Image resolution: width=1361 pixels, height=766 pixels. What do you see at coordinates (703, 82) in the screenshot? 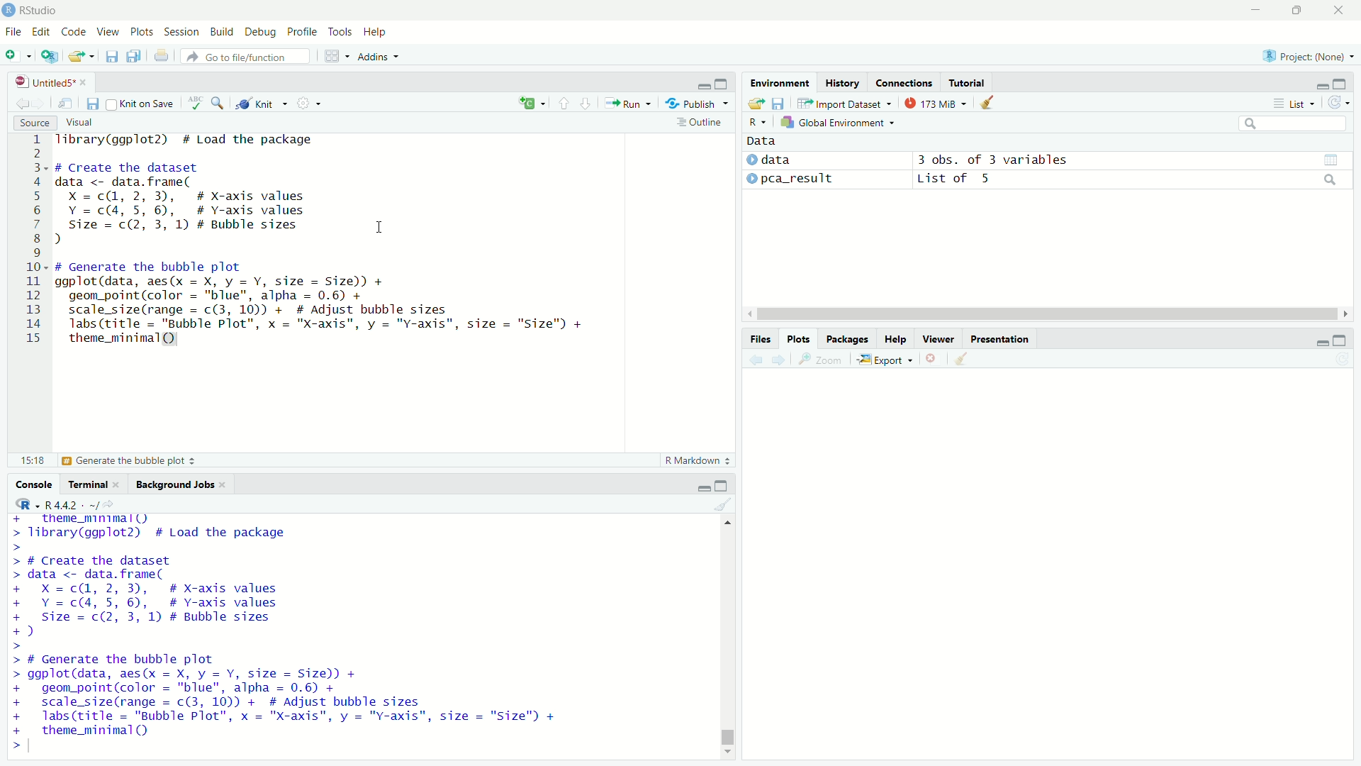
I see `minimize` at bounding box center [703, 82].